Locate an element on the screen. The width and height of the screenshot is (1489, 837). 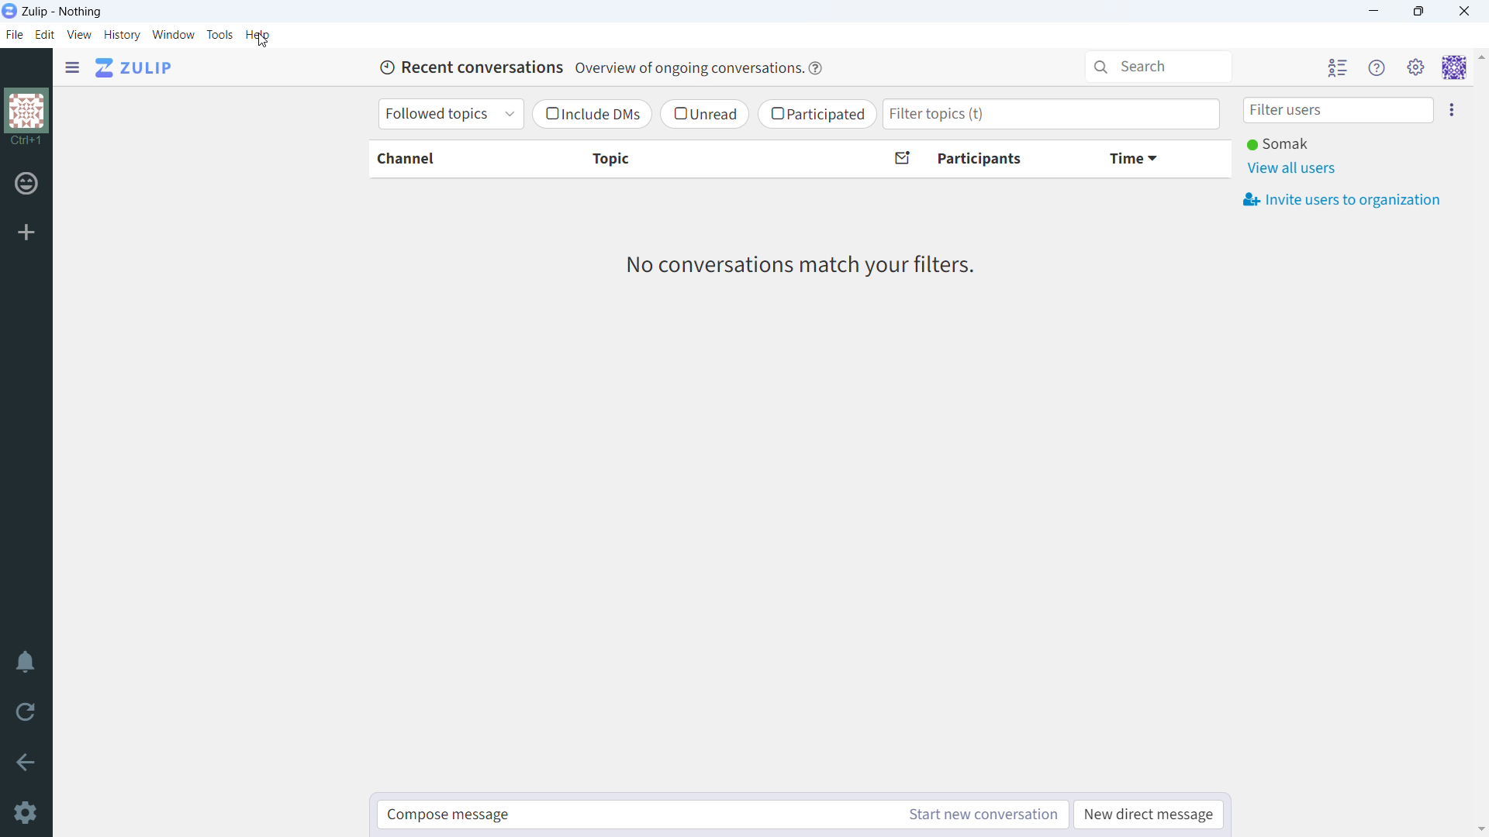
Pointer is located at coordinates (268, 43).